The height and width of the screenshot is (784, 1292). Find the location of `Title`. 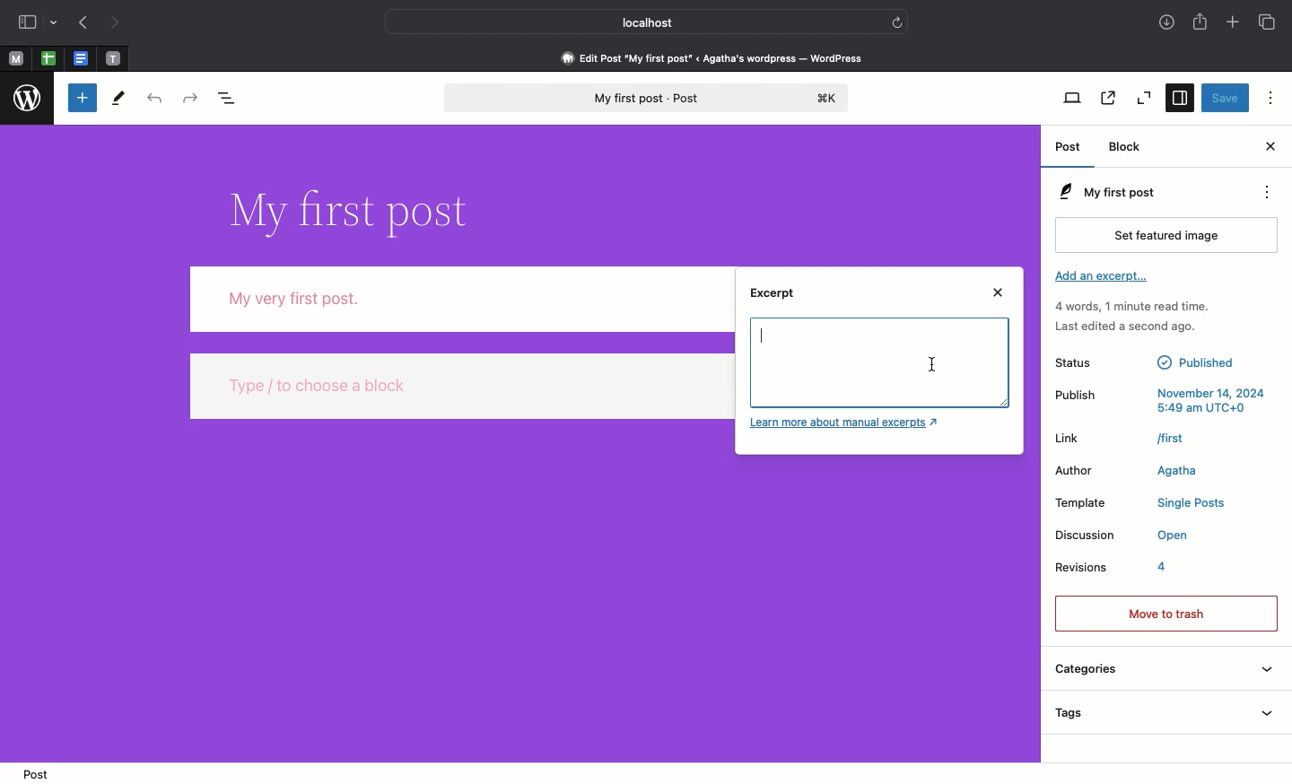

Title is located at coordinates (346, 208).